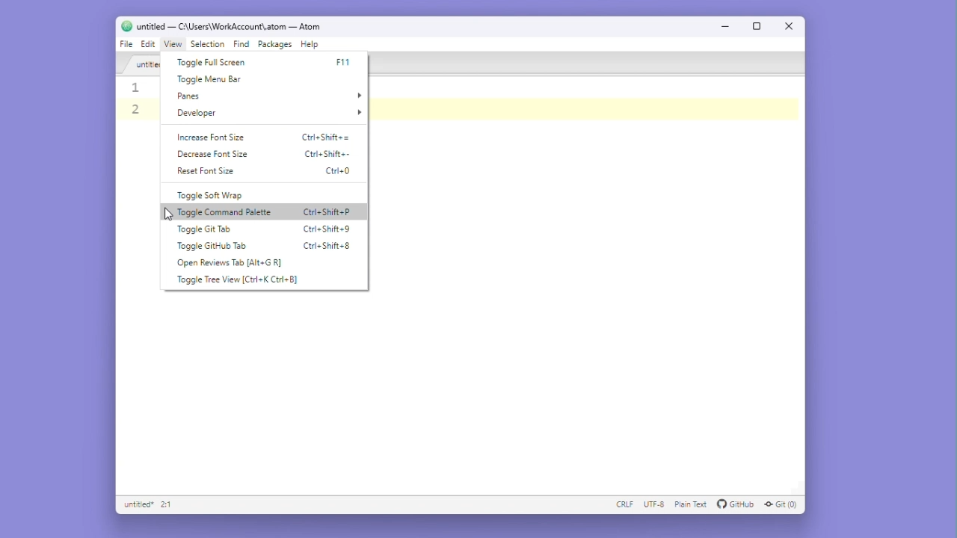 Image resolution: width=957 pixels, height=538 pixels. I want to click on Selection, so click(209, 46).